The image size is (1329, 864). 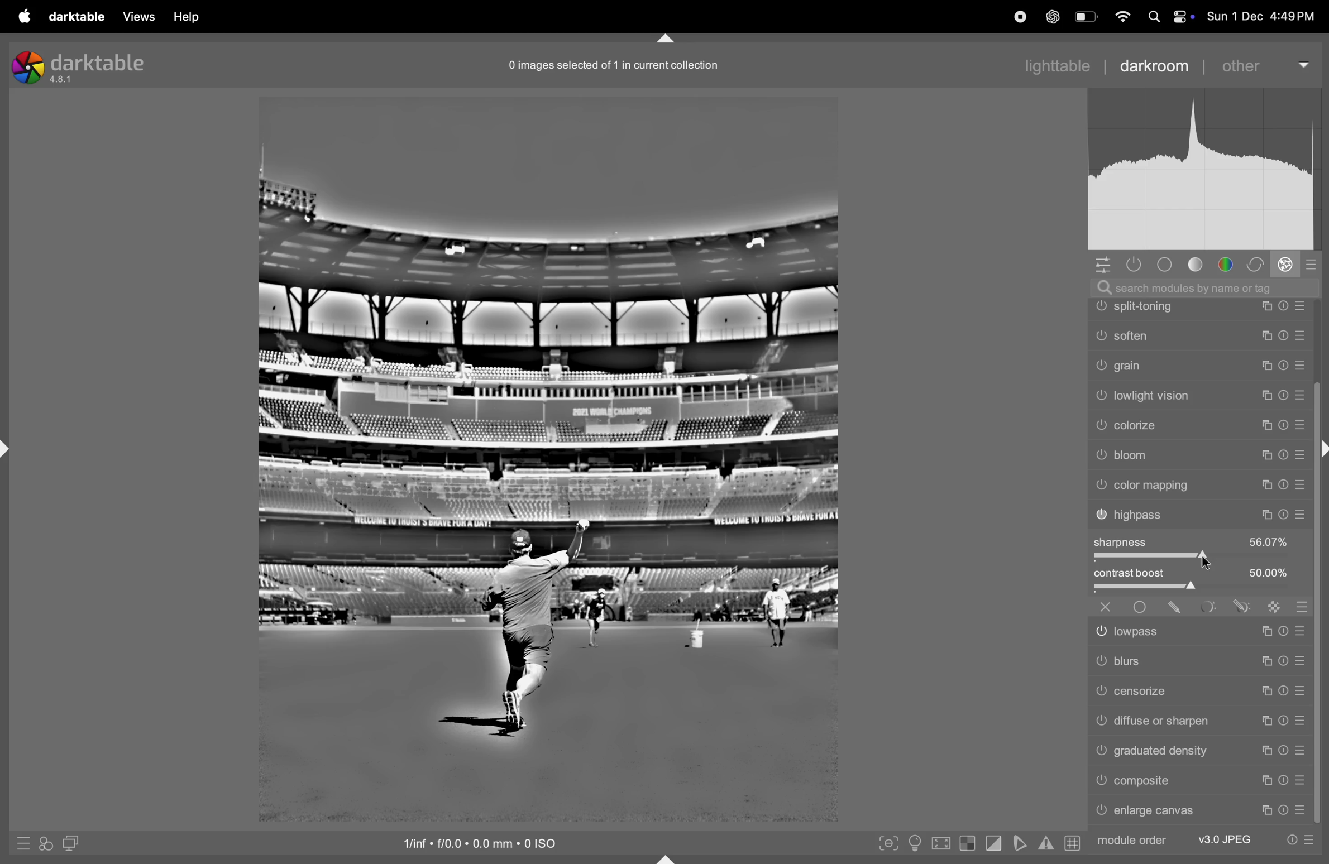 What do you see at coordinates (1201, 599) in the screenshot?
I see `highpass` at bounding box center [1201, 599].